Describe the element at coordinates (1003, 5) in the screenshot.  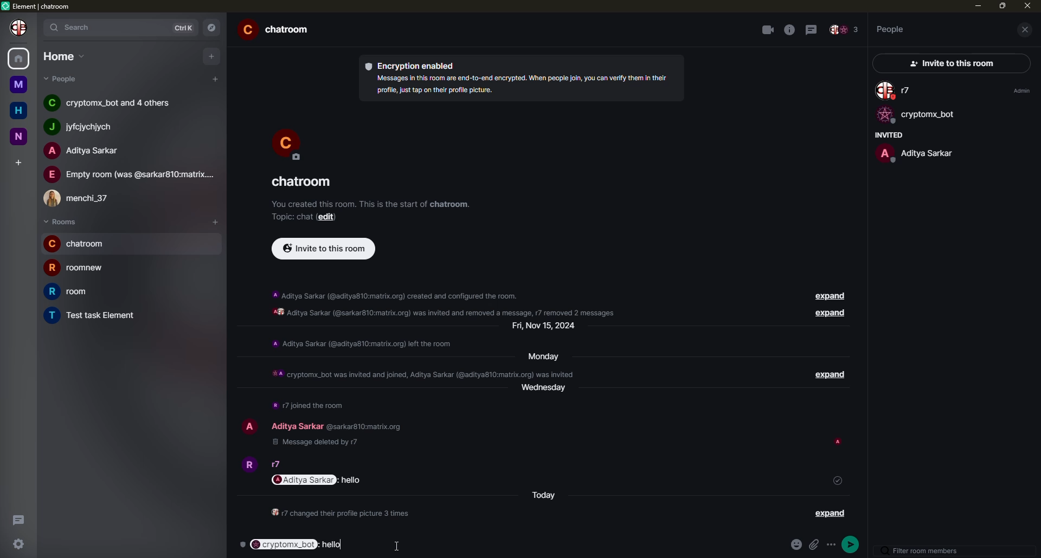
I see `max` at that location.